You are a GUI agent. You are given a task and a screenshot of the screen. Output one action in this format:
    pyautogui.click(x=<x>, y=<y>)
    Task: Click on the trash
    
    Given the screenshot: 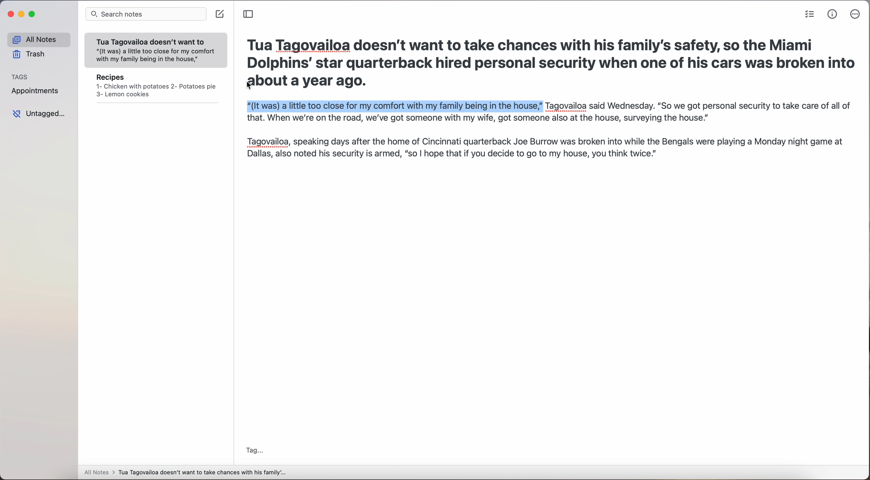 What is the action you would take?
    pyautogui.click(x=30, y=54)
    